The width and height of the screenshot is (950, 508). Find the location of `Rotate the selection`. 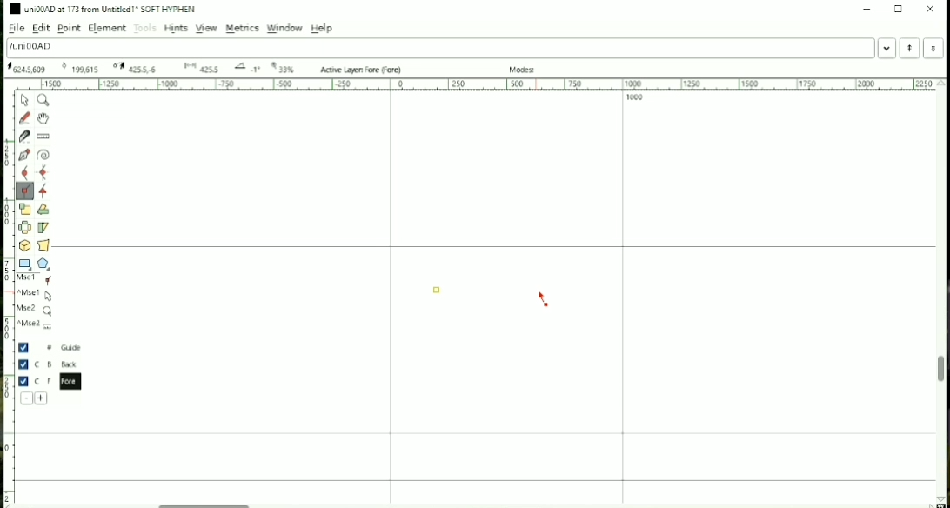

Rotate the selection is located at coordinates (43, 211).